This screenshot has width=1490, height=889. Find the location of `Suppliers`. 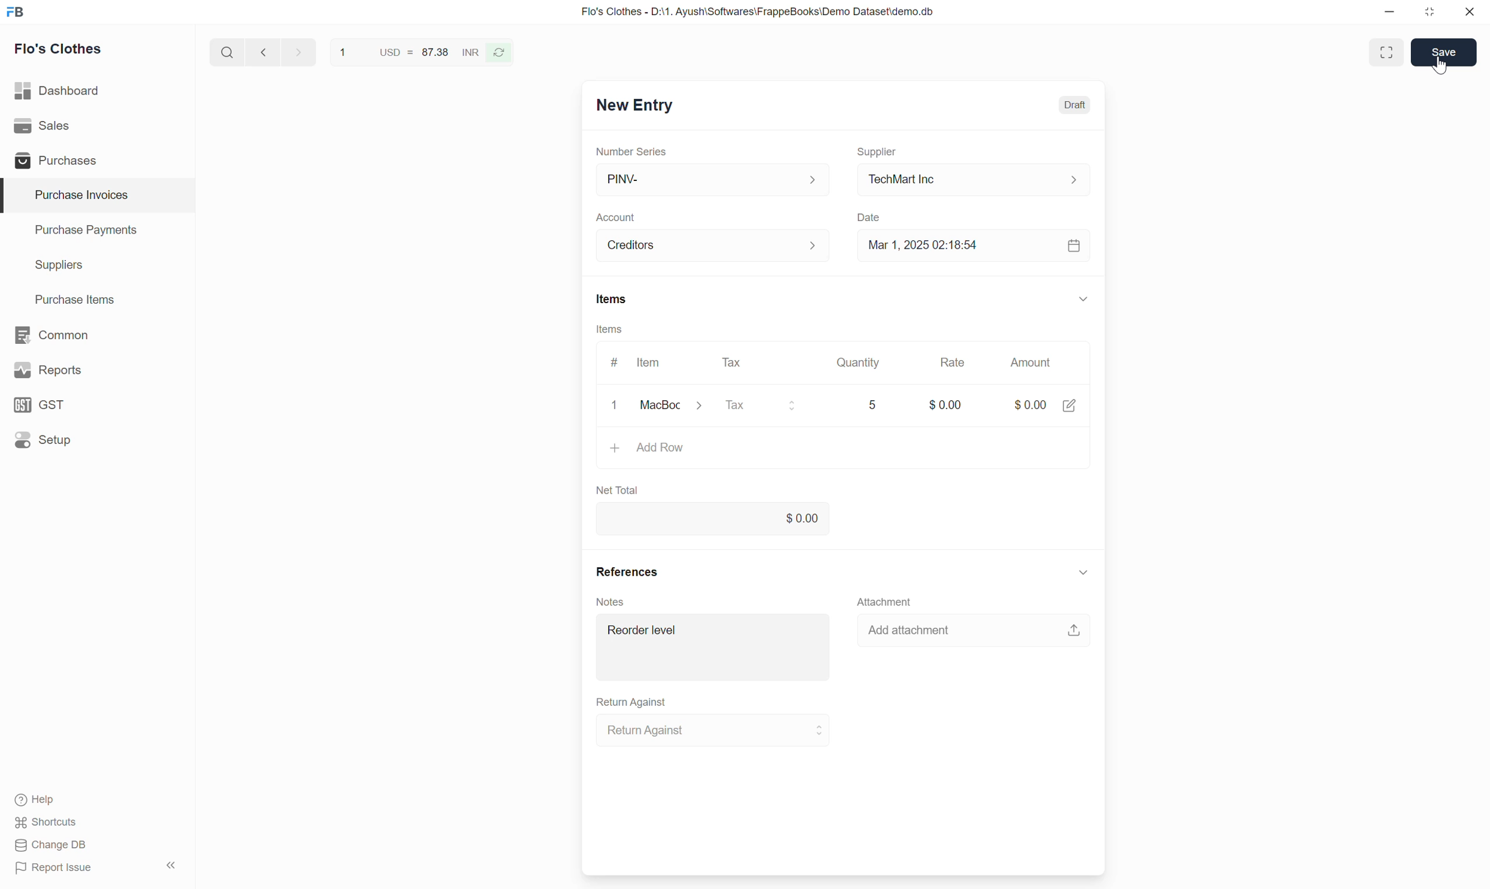

Suppliers is located at coordinates (98, 265).